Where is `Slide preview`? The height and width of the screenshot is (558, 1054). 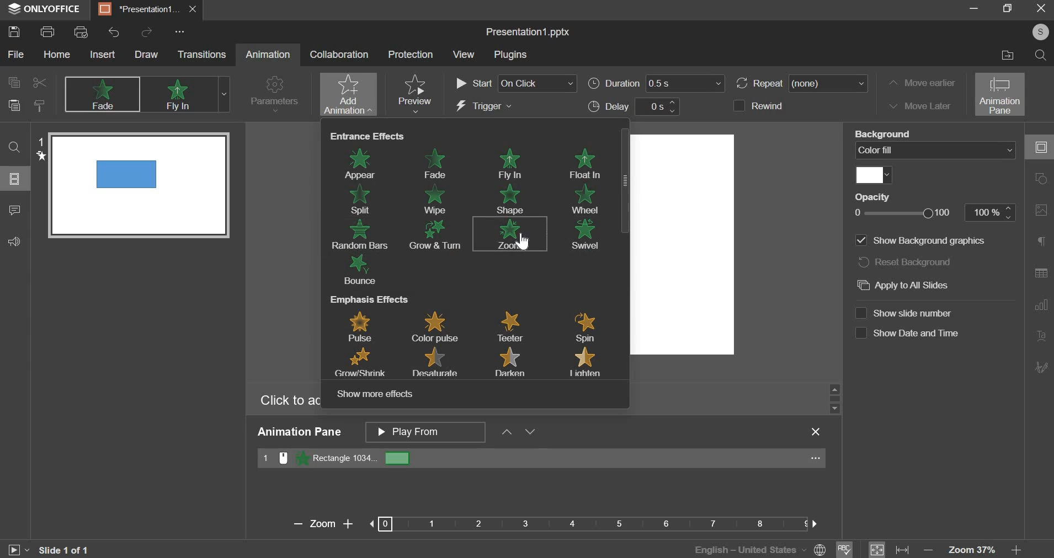 Slide preview is located at coordinates (134, 187).